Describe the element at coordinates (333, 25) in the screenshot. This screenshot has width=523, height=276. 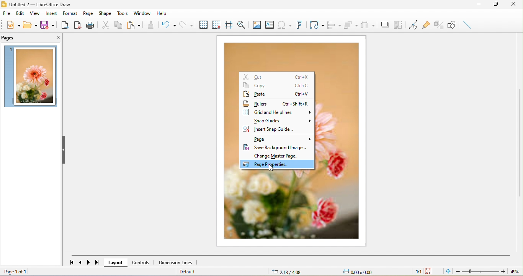
I see `align object` at that location.